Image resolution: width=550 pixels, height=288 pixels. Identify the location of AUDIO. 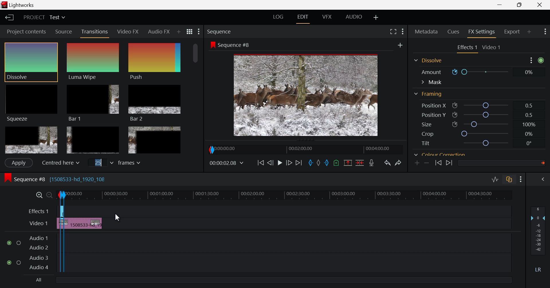
(354, 17).